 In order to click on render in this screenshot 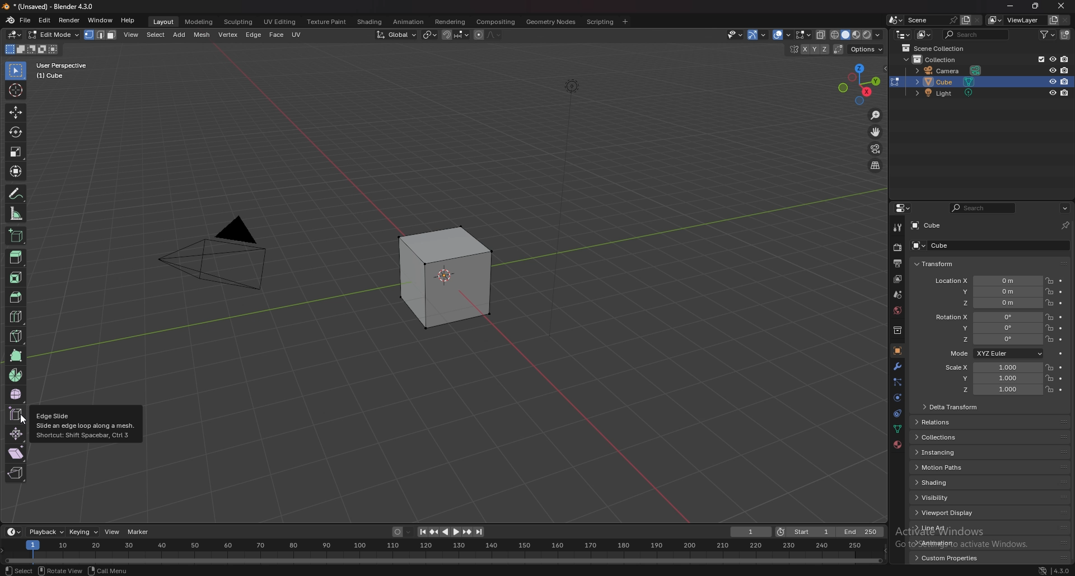, I will do `click(69, 20)`.